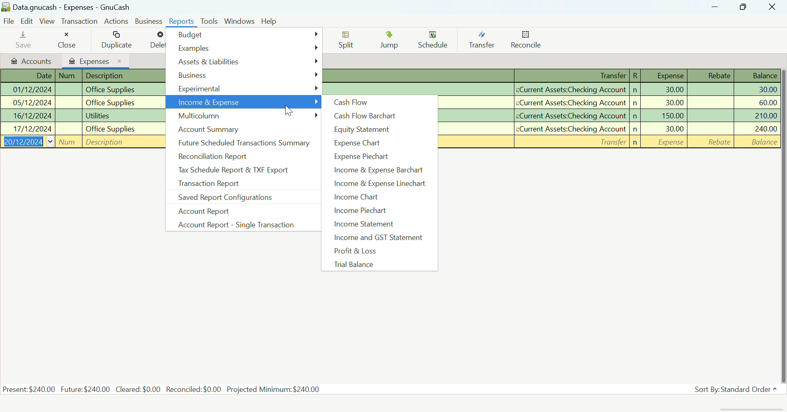  I want to click on Reports Menu Open, so click(182, 22).